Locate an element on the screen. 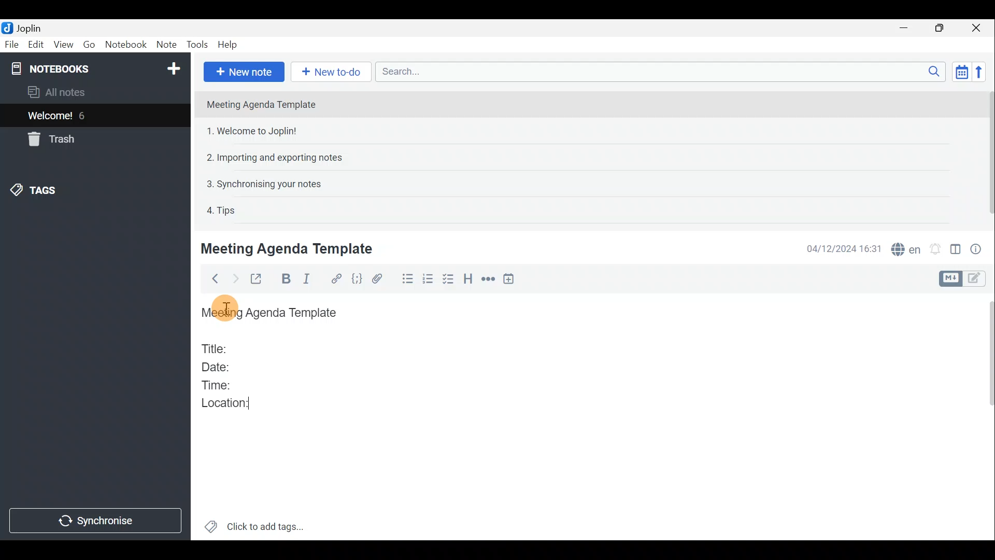  New note is located at coordinates (244, 72).